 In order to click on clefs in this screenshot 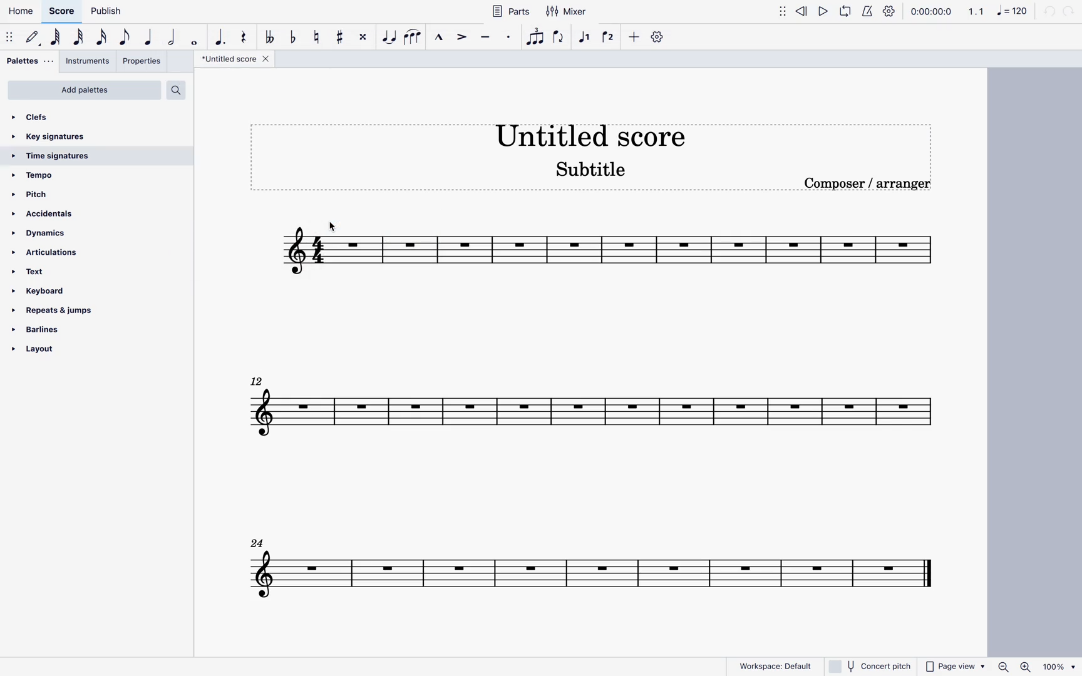, I will do `click(37, 117)`.